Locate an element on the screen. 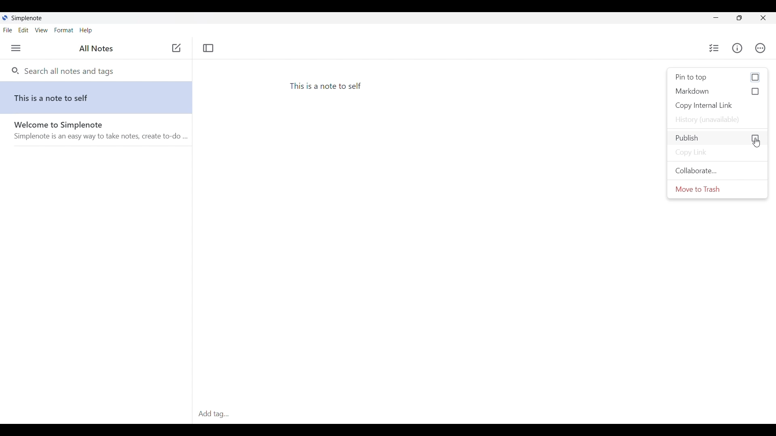 Image resolution: width=776 pixels, height=436 pixels. This is a note to self is located at coordinates (327, 86).